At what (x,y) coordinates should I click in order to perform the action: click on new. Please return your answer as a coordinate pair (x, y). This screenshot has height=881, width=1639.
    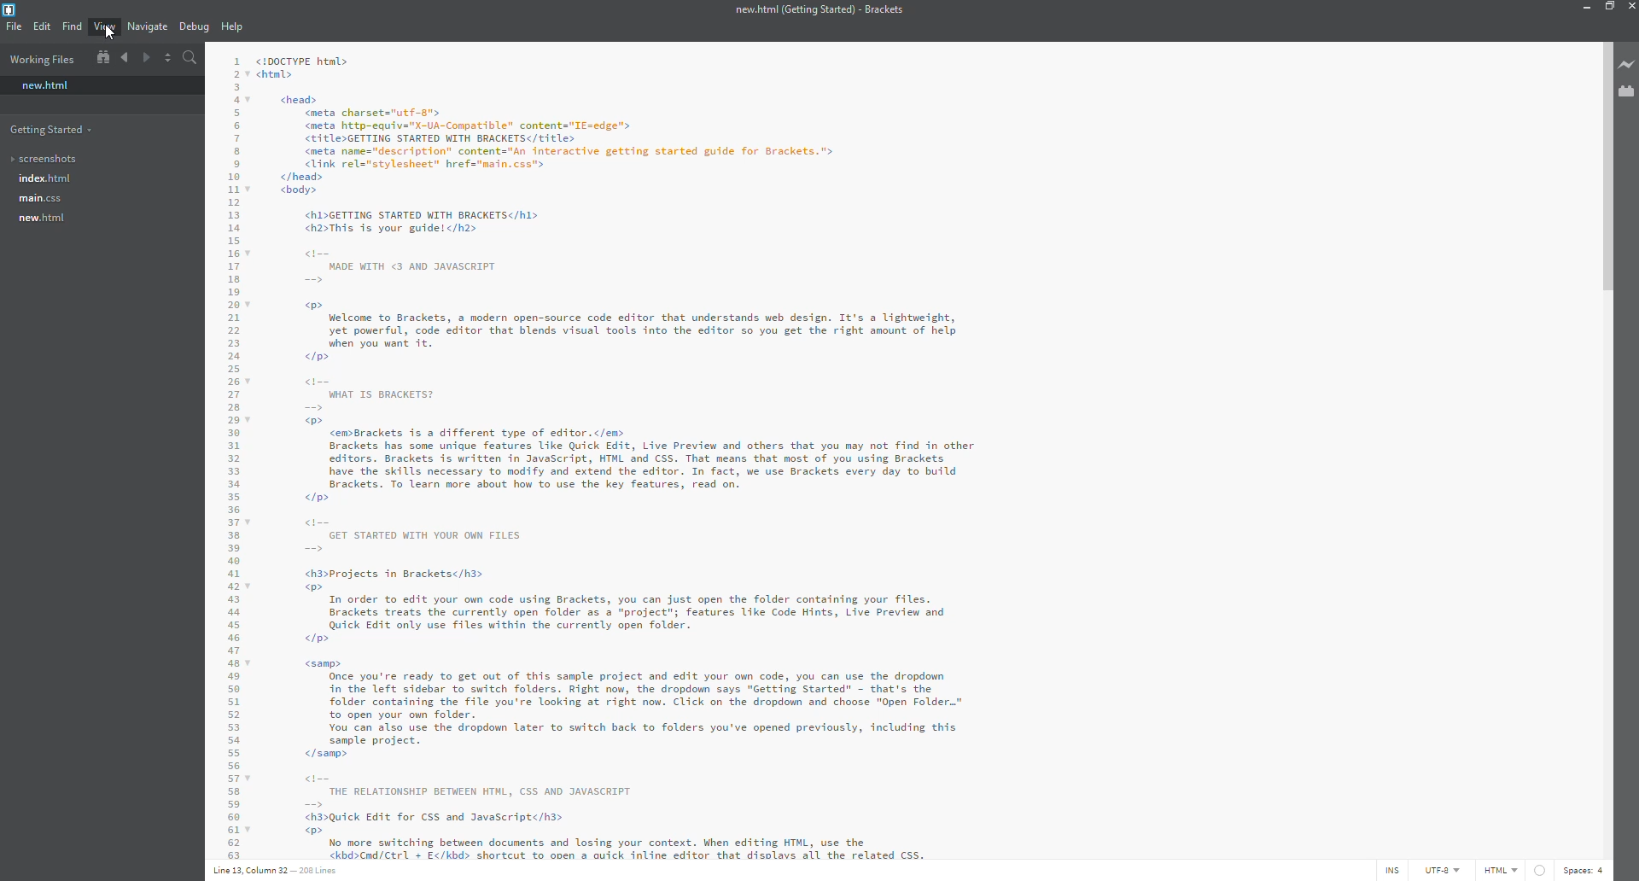
    Looking at the image, I should click on (44, 85).